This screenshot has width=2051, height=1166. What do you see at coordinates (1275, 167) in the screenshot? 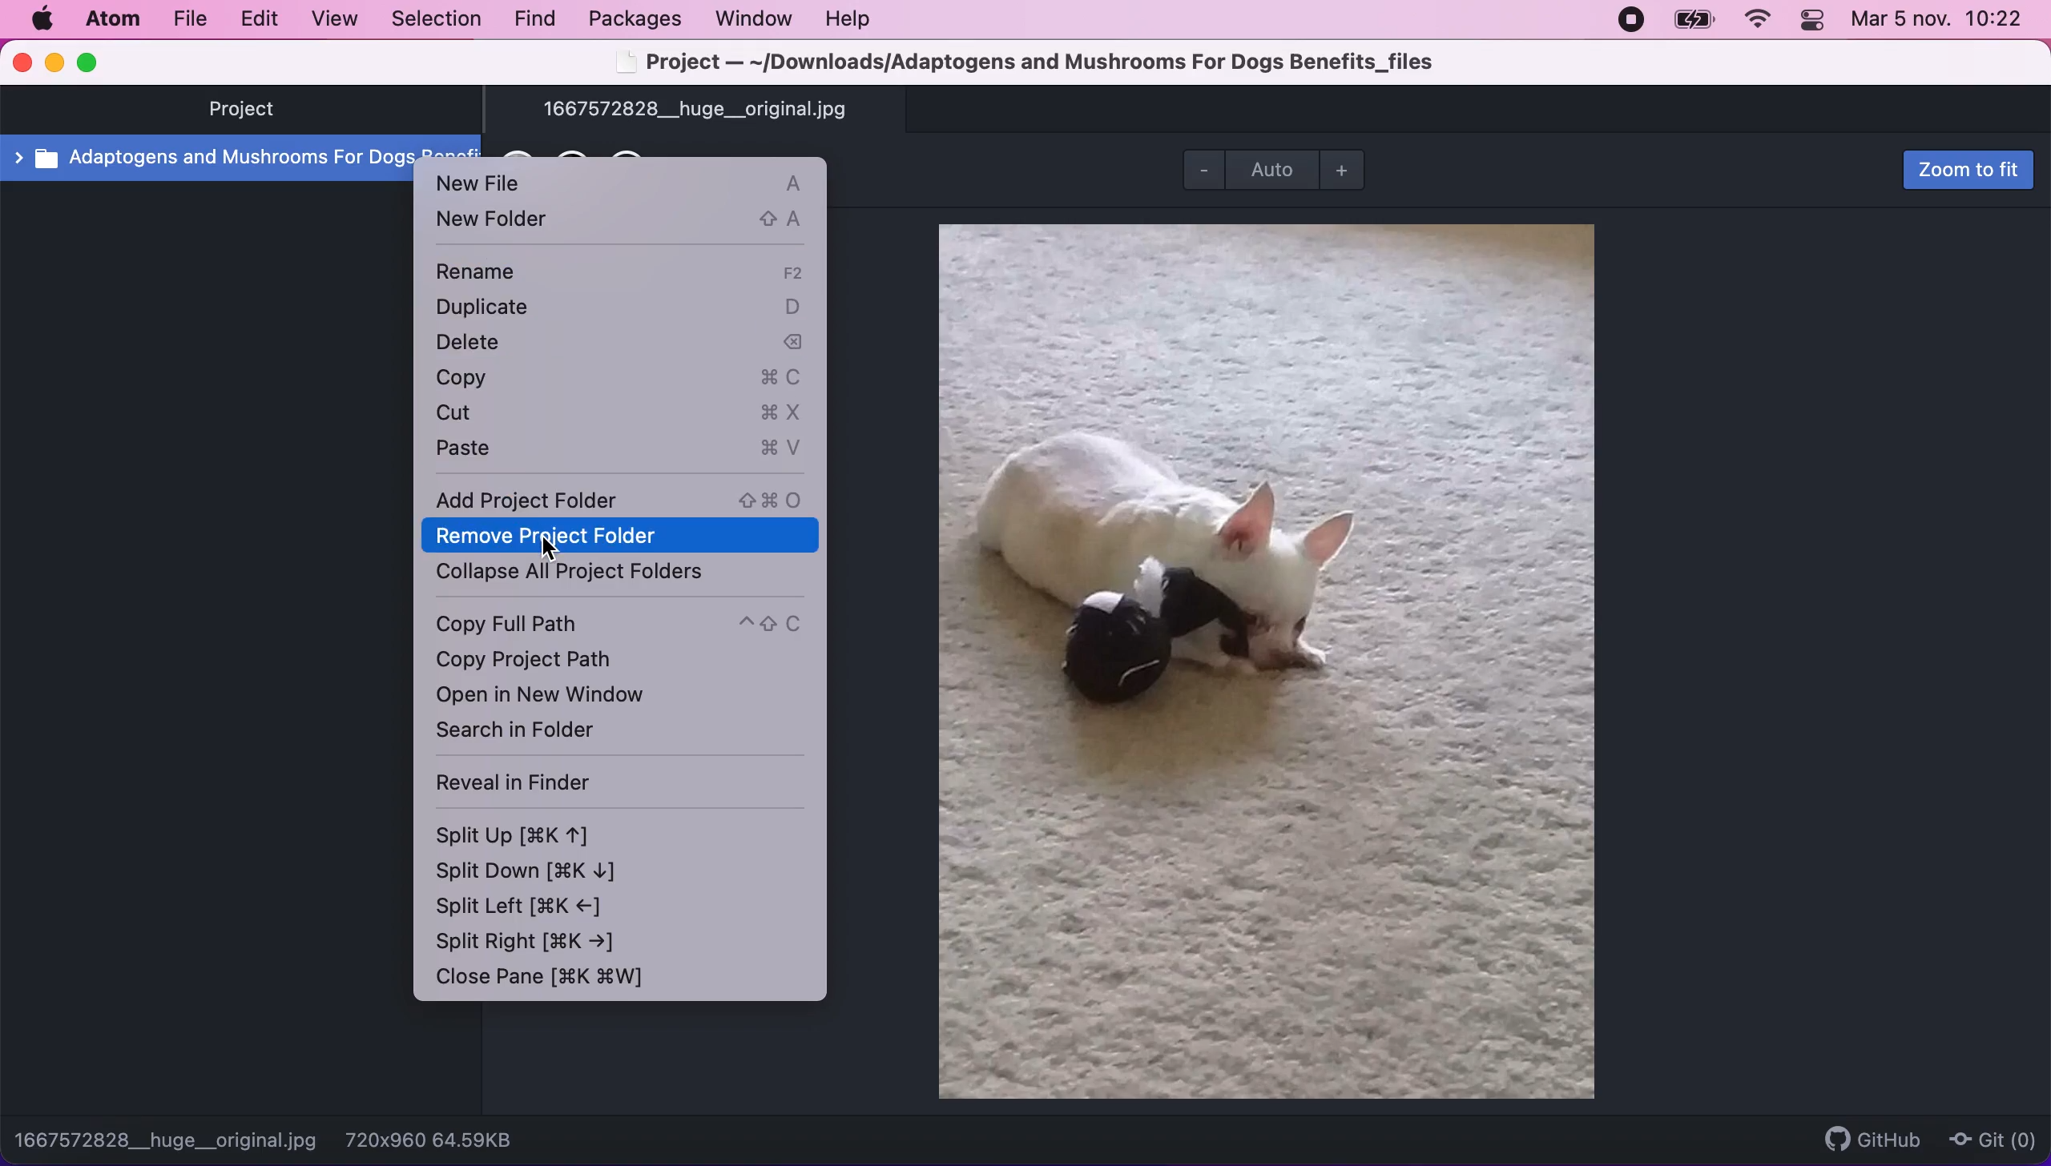
I see `Auto` at bounding box center [1275, 167].